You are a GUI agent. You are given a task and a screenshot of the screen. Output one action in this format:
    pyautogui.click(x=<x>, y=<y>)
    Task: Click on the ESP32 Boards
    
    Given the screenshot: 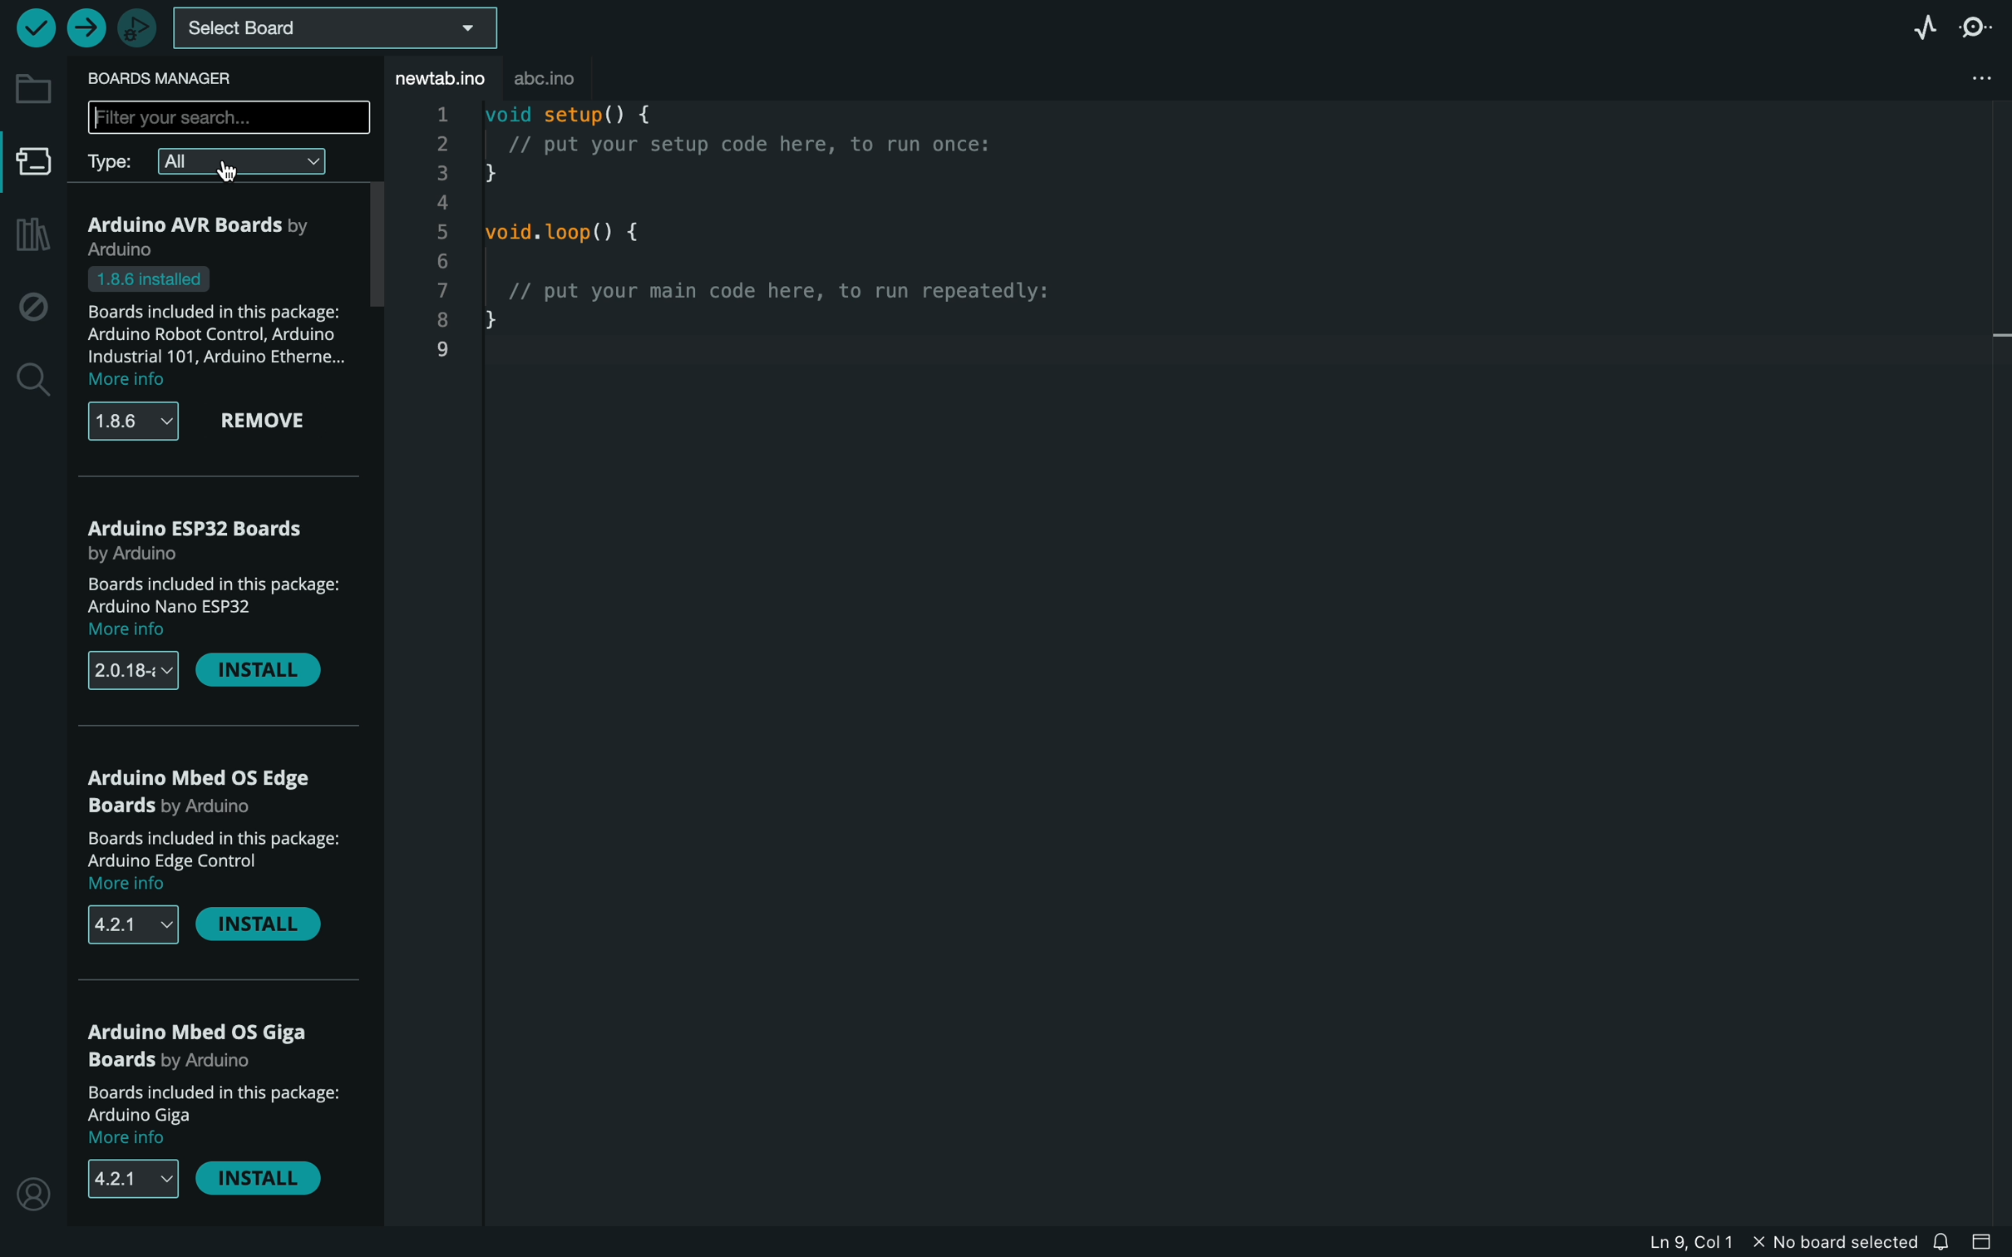 What is the action you would take?
    pyautogui.click(x=200, y=535)
    